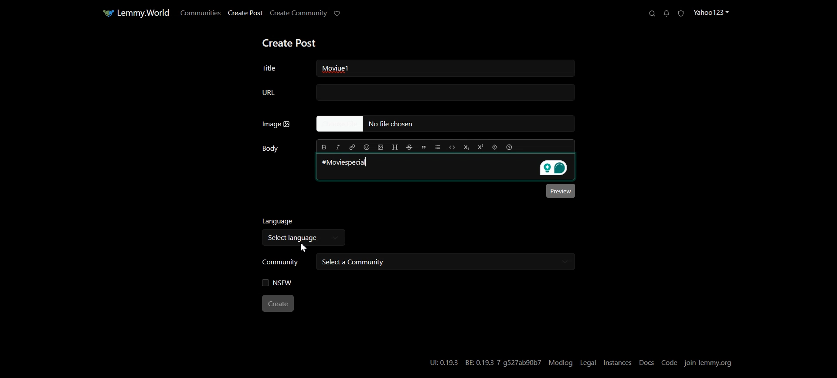  Describe the element at coordinates (305, 222) in the screenshot. I see `Language` at that location.